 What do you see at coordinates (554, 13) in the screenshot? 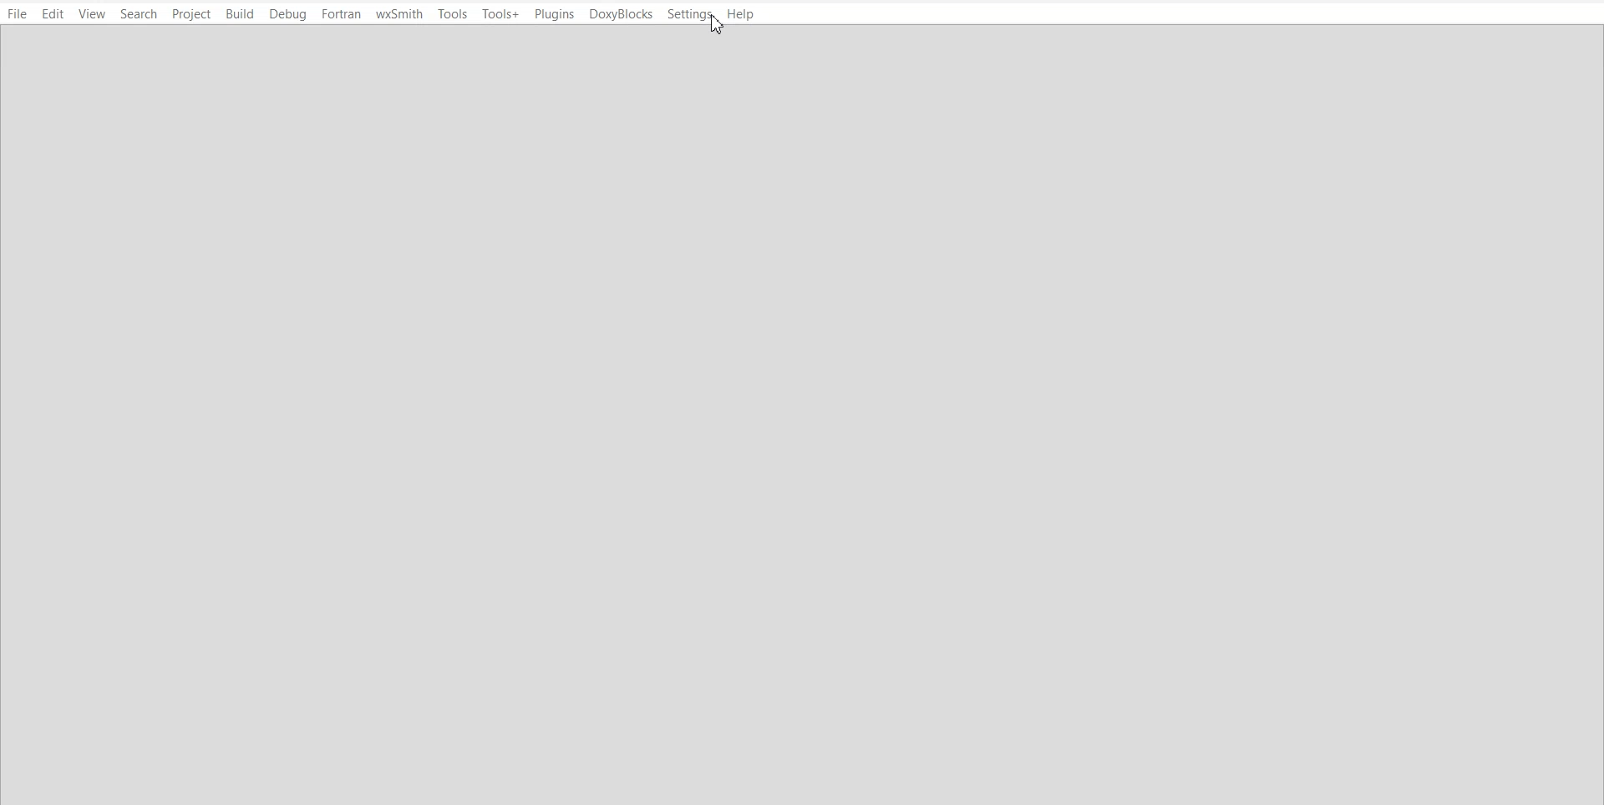
I see `Plugins` at bounding box center [554, 13].